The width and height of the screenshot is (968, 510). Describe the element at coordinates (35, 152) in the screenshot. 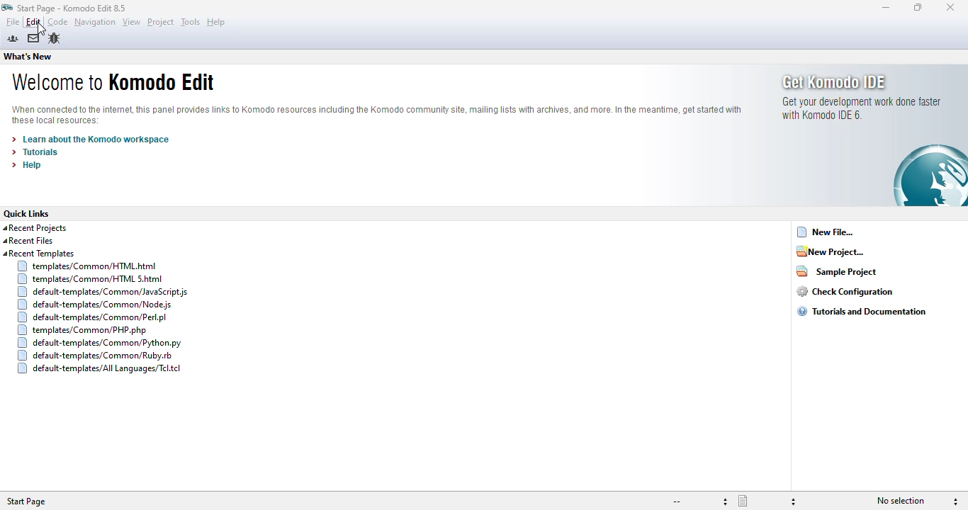

I see `tutorials` at that location.